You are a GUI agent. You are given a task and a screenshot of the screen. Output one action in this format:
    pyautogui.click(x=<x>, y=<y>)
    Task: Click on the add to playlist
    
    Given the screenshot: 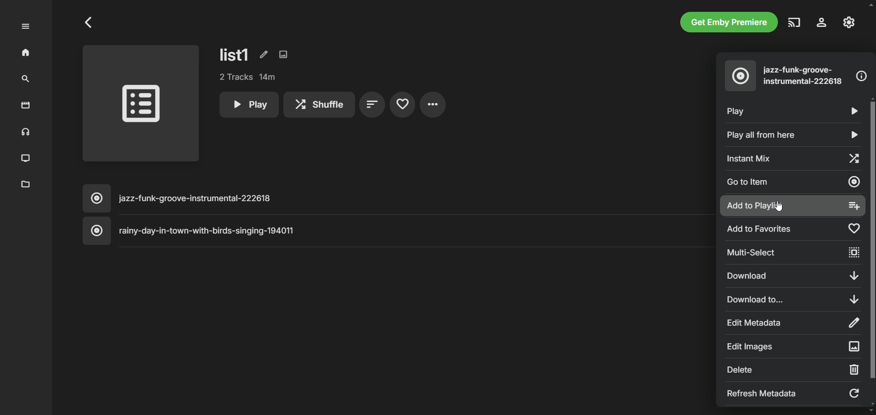 What is the action you would take?
    pyautogui.click(x=793, y=206)
    